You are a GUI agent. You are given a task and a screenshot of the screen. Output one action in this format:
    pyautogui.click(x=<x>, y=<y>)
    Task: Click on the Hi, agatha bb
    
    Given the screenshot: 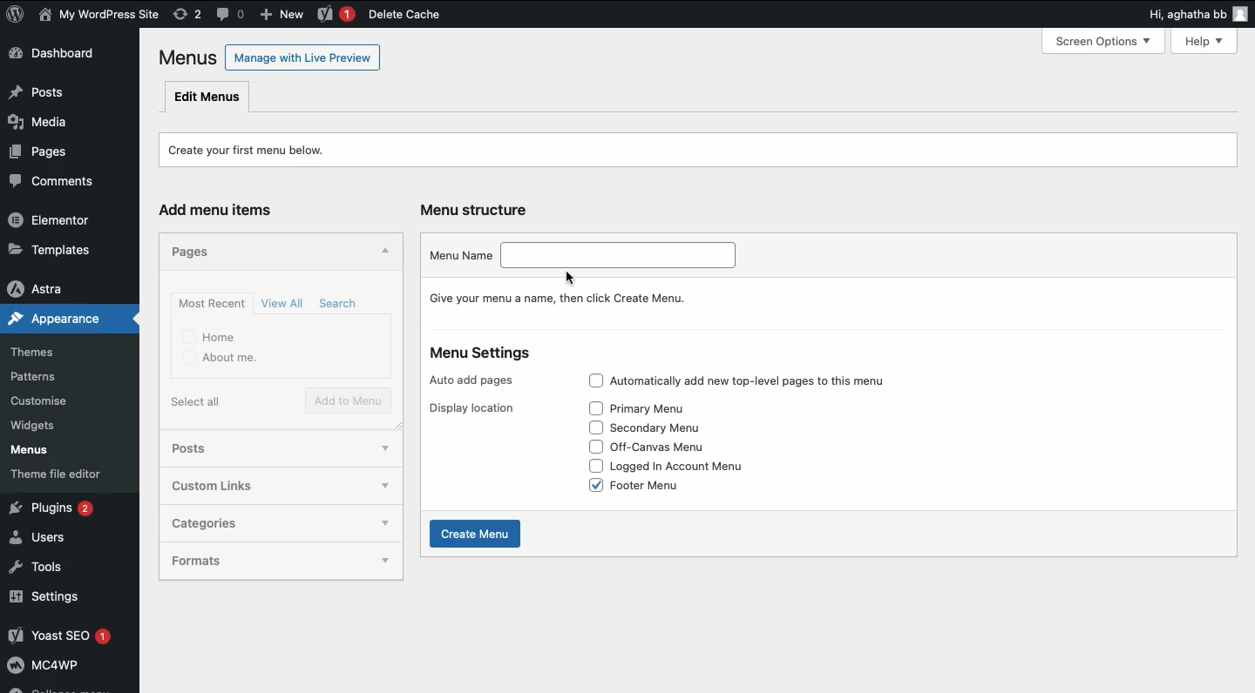 What is the action you would take?
    pyautogui.click(x=1184, y=17)
    